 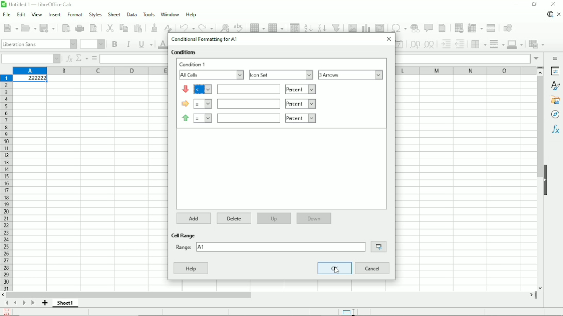 I want to click on Sidebar settings, so click(x=556, y=58).